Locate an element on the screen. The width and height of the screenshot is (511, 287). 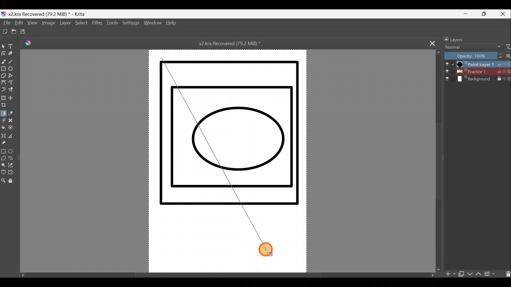
Scroll bar is located at coordinates (439, 160).